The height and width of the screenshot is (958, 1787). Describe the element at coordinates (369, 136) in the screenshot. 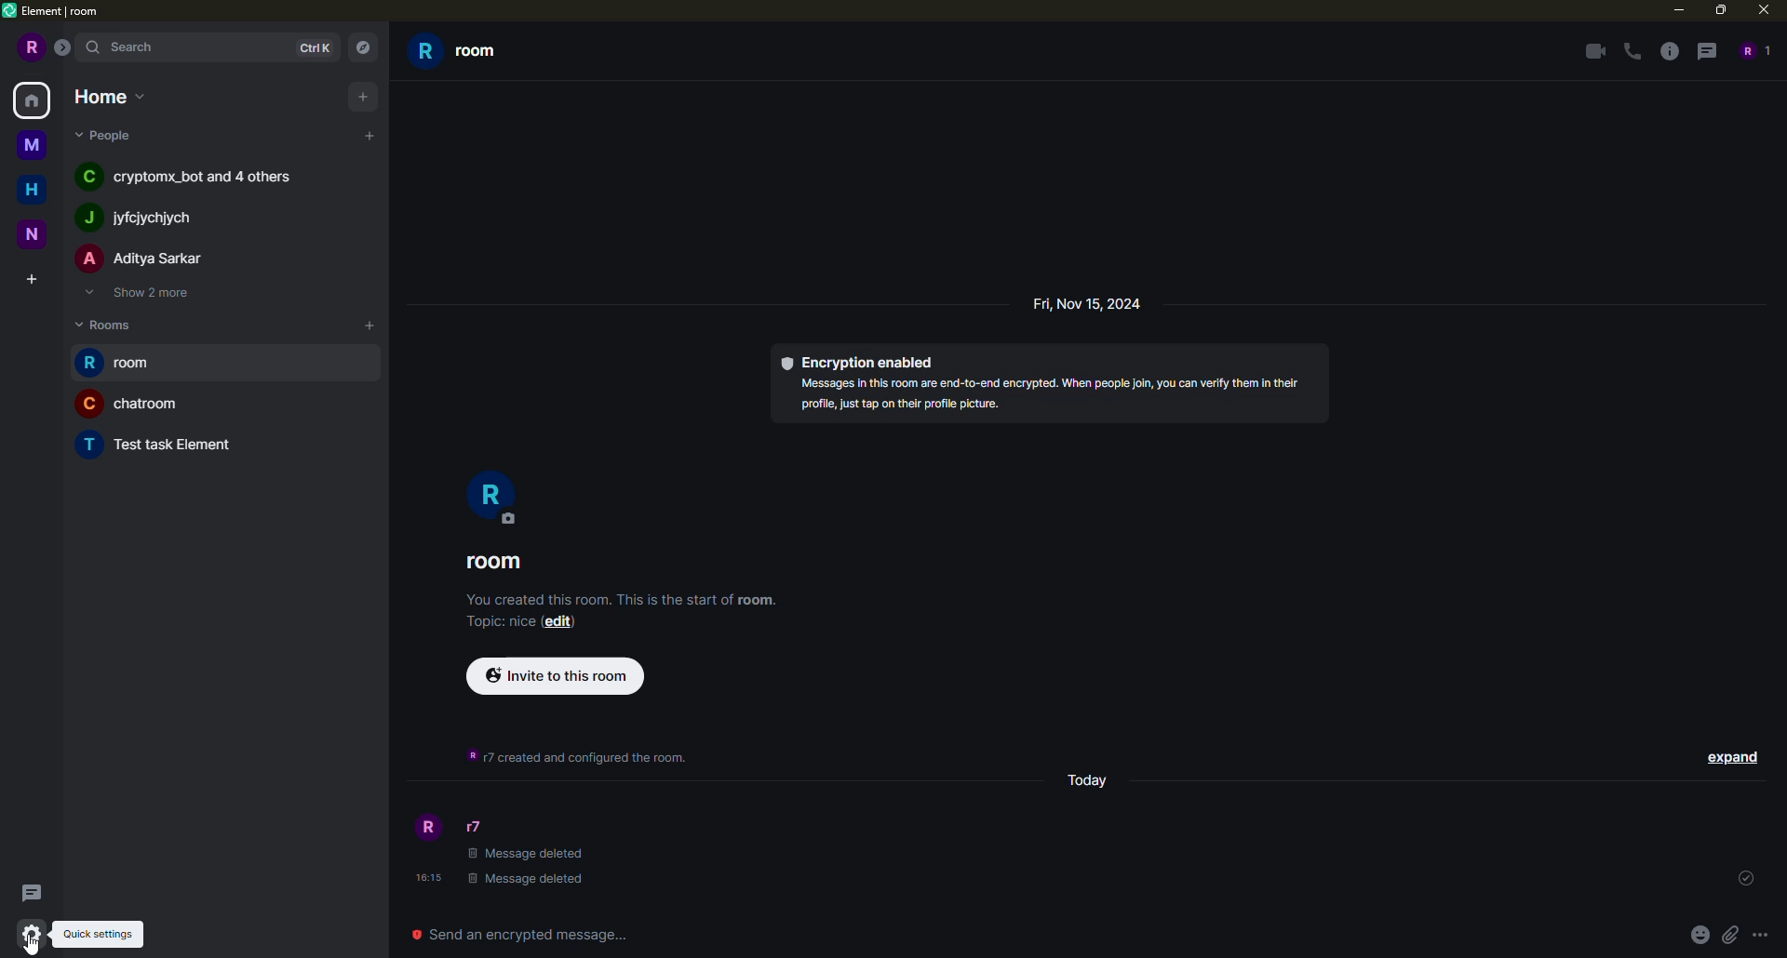

I see `add` at that location.